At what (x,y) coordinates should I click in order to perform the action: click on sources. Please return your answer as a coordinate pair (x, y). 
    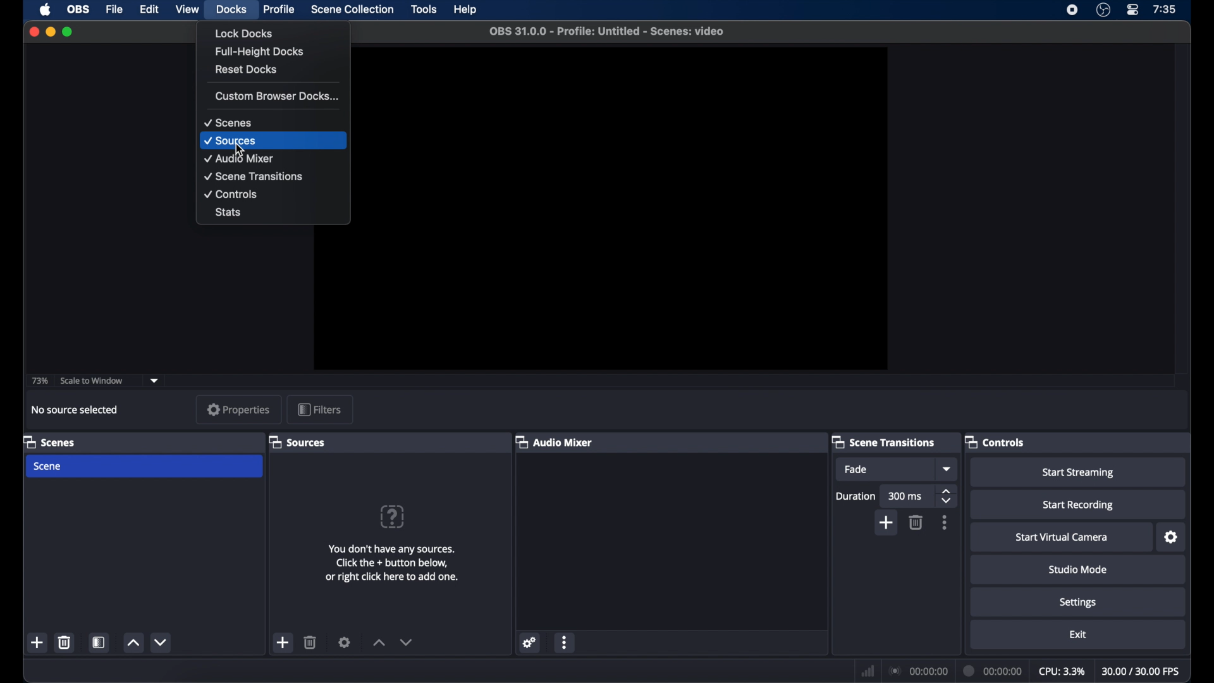
    Looking at the image, I should click on (229, 140).